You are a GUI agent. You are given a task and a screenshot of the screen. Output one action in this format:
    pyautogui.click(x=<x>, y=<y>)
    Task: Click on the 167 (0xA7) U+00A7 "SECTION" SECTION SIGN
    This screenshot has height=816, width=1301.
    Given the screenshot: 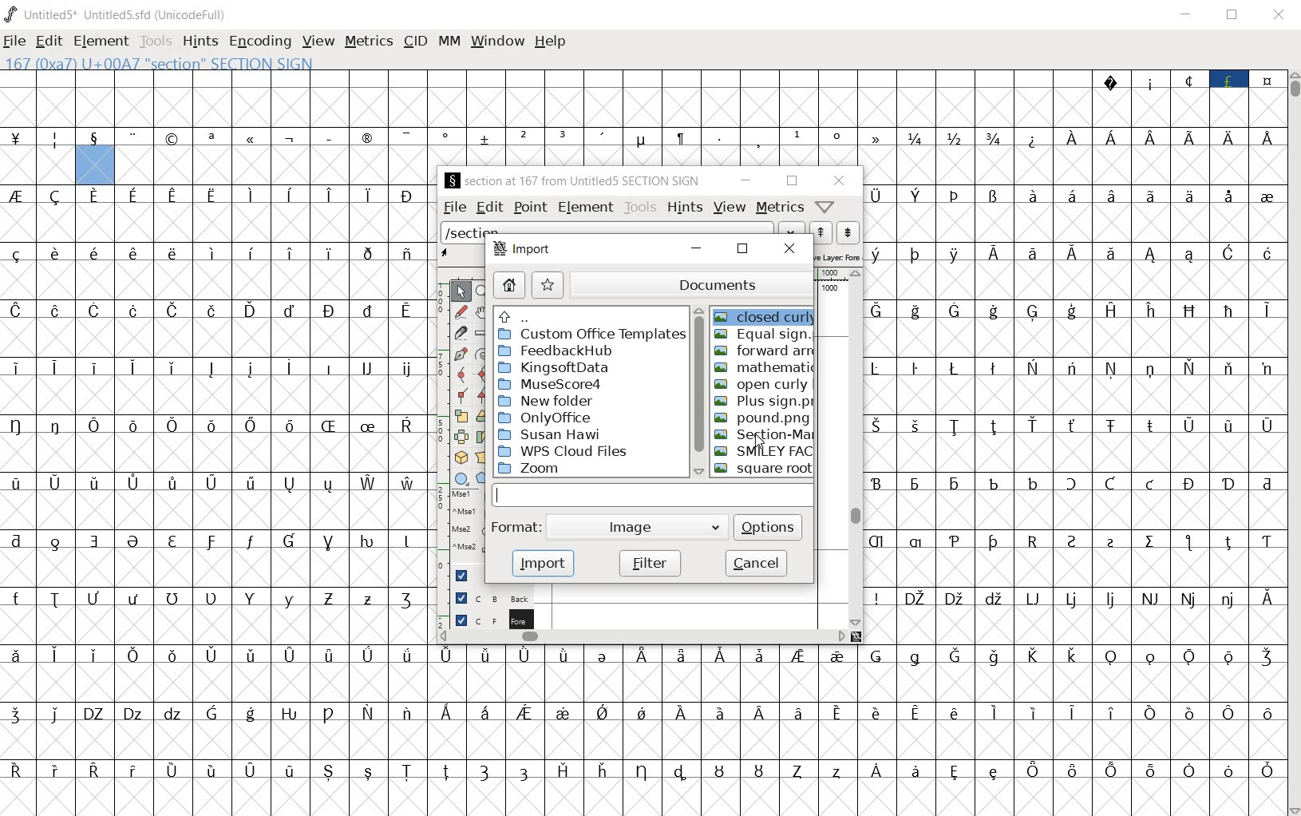 What is the action you would take?
    pyautogui.click(x=212, y=63)
    